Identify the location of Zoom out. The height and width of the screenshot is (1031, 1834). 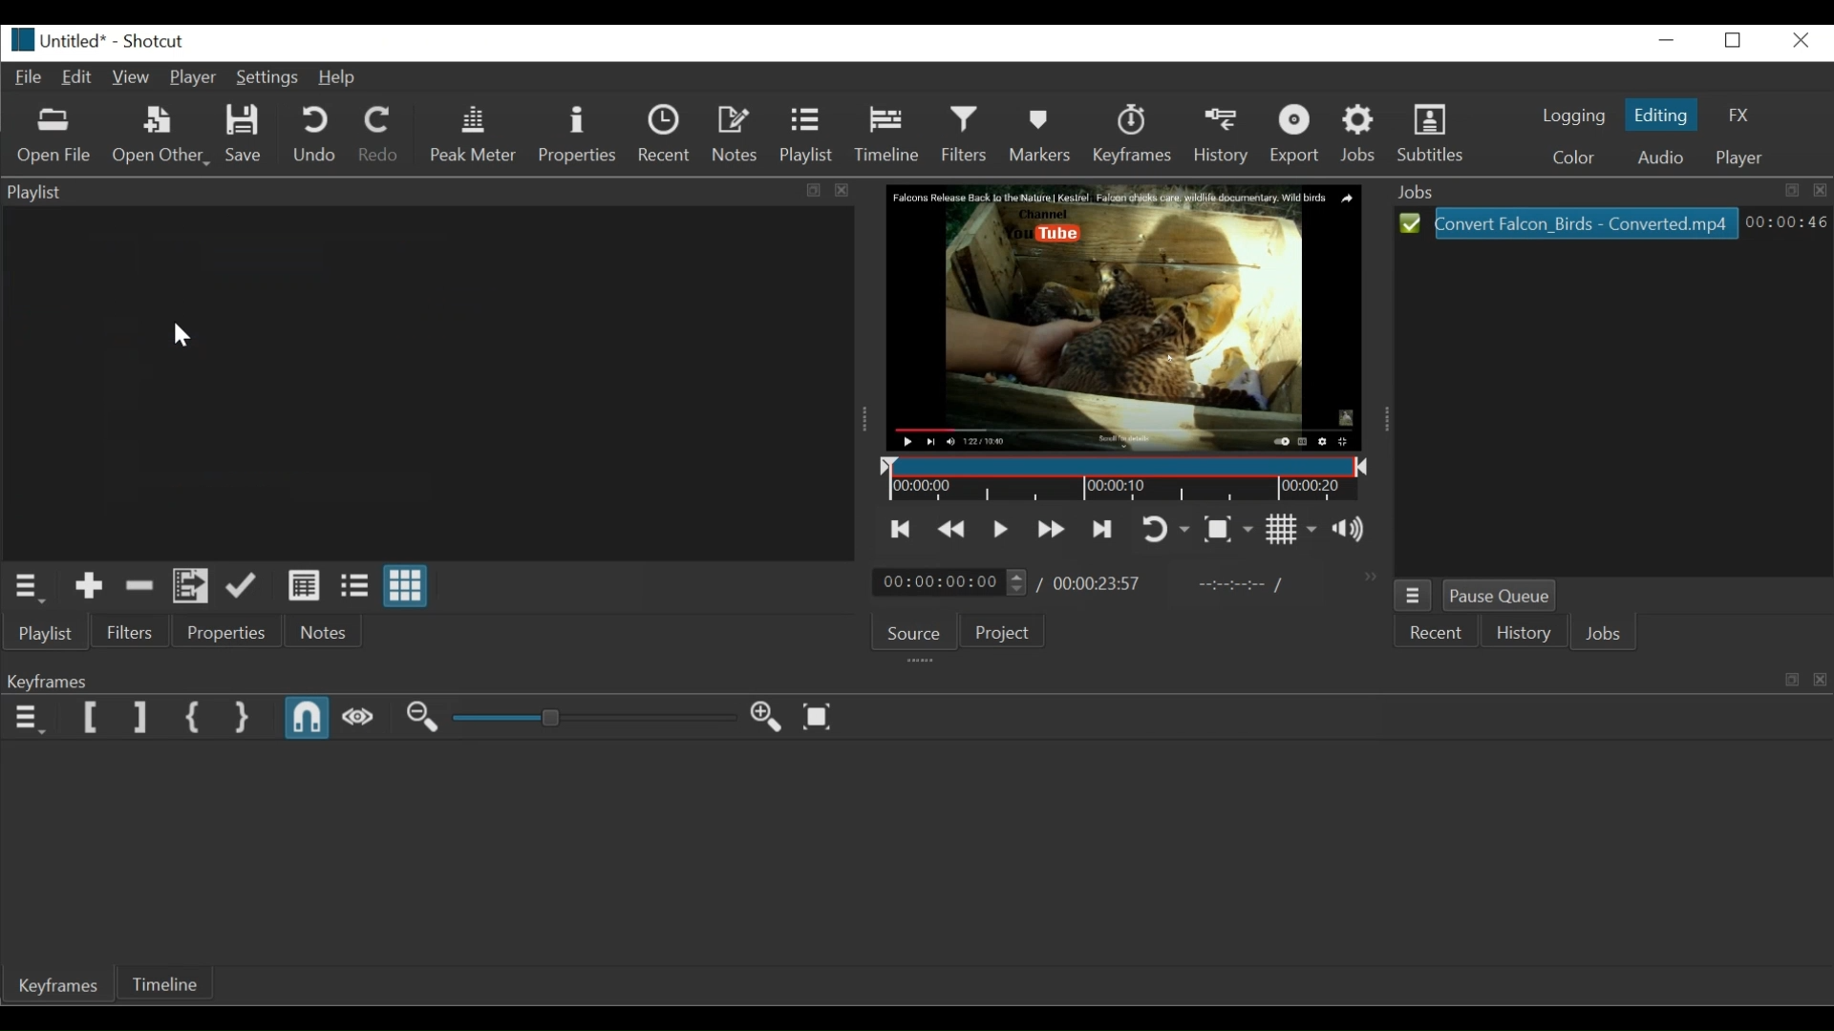
(422, 718).